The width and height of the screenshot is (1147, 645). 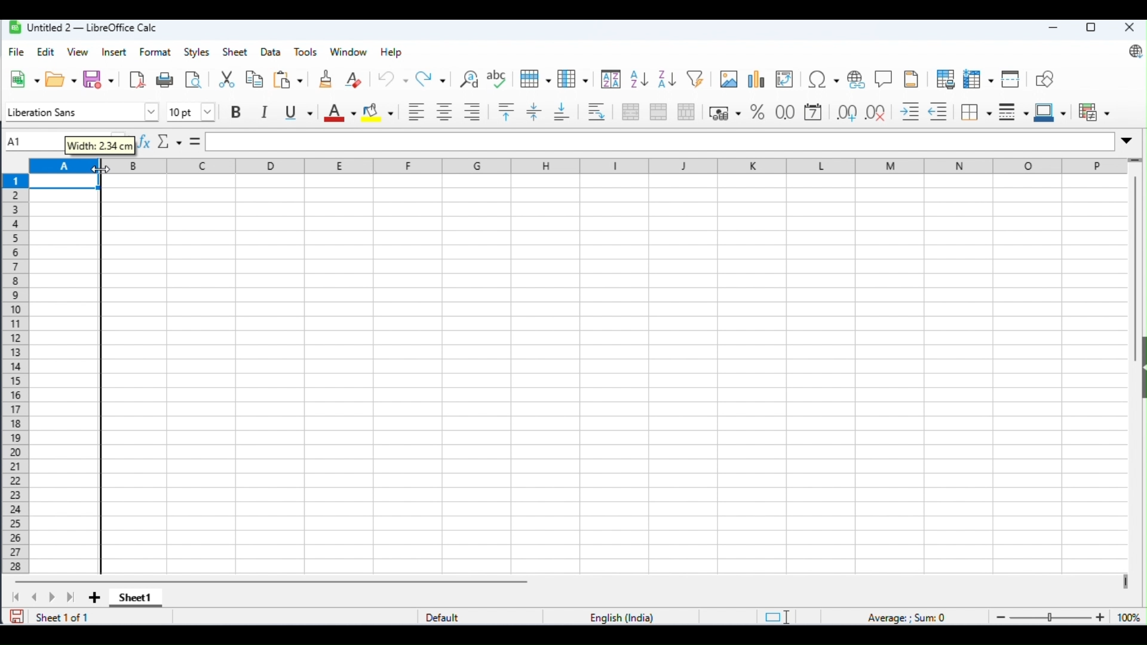 I want to click on border color, so click(x=1050, y=110).